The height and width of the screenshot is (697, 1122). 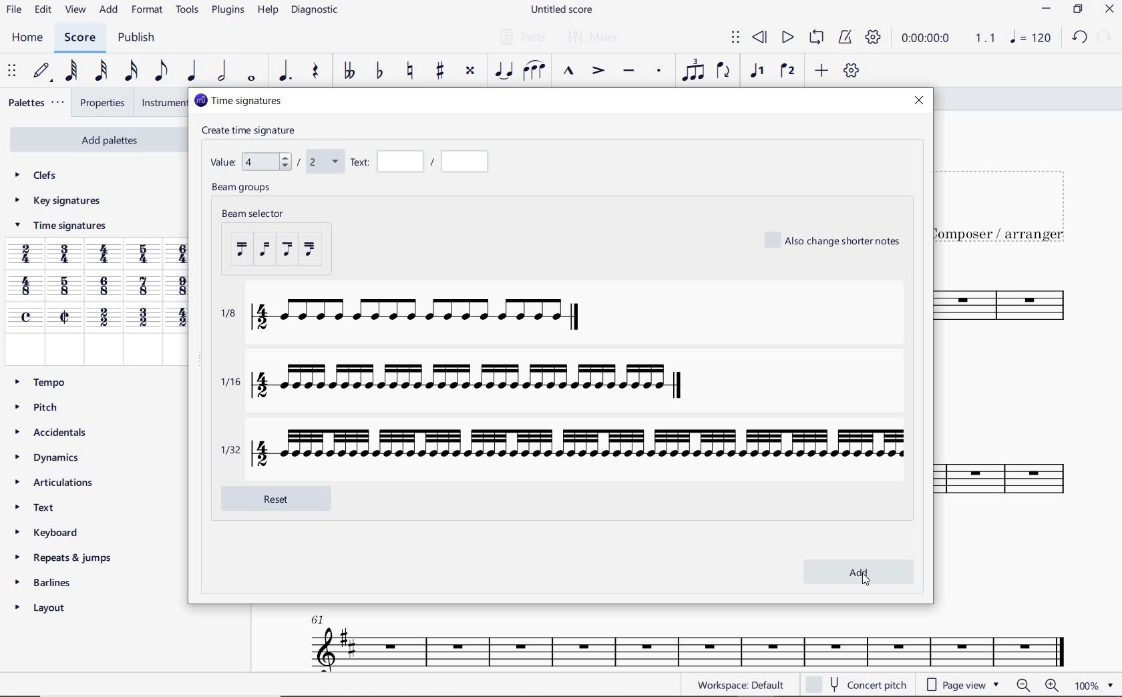 I want to click on EIGHTH NOTE, so click(x=161, y=71).